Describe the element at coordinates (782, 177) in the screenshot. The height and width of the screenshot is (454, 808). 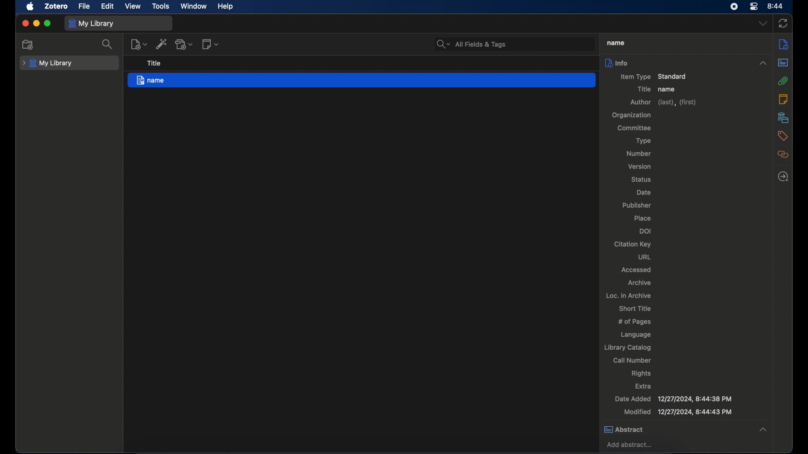
I see `locate` at that location.